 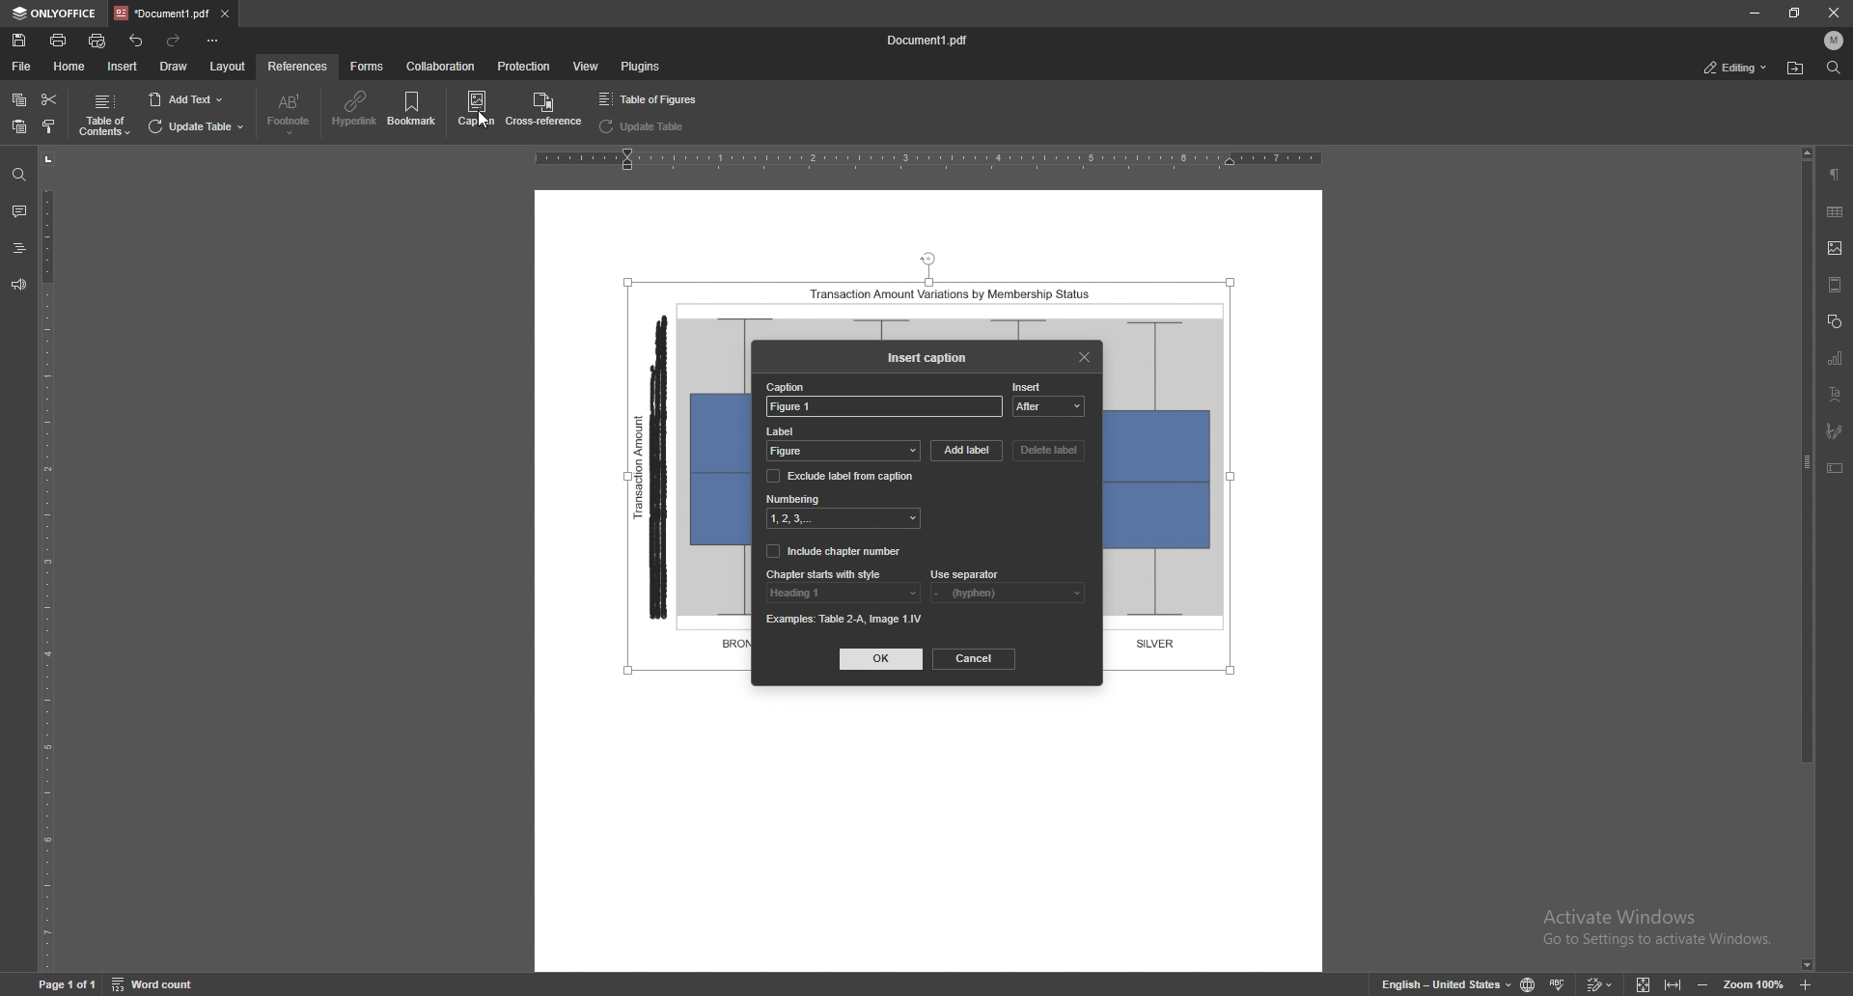 I want to click on view, so click(x=587, y=66).